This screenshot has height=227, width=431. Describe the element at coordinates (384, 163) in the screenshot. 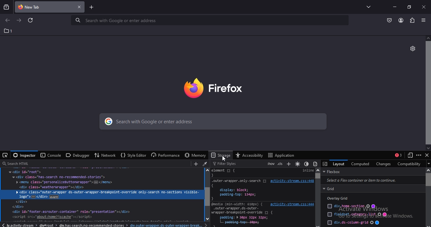

I see `changes` at that location.